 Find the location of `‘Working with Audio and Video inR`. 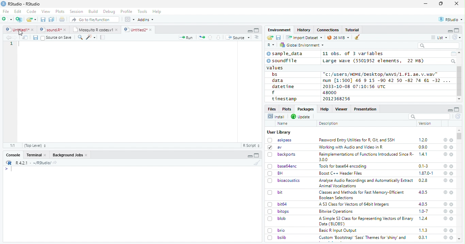

‘Working with Audio and Video inR is located at coordinates (352, 147).